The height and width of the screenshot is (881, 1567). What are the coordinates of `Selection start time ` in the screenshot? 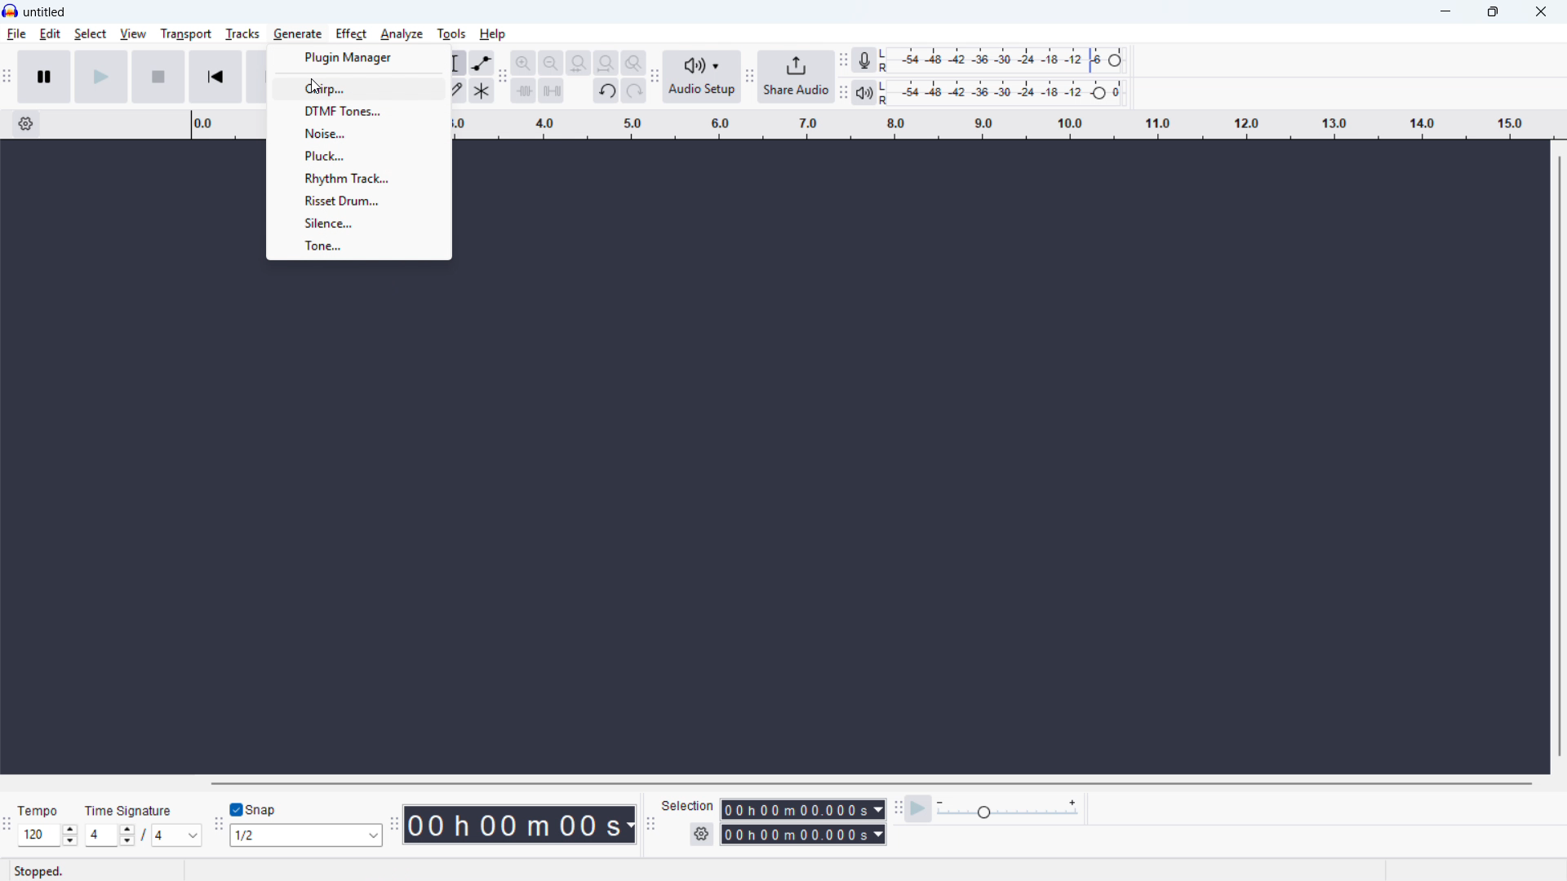 It's located at (804, 809).